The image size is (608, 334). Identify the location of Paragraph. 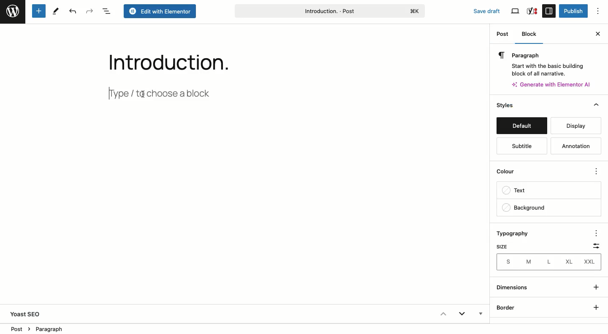
(546, 62).